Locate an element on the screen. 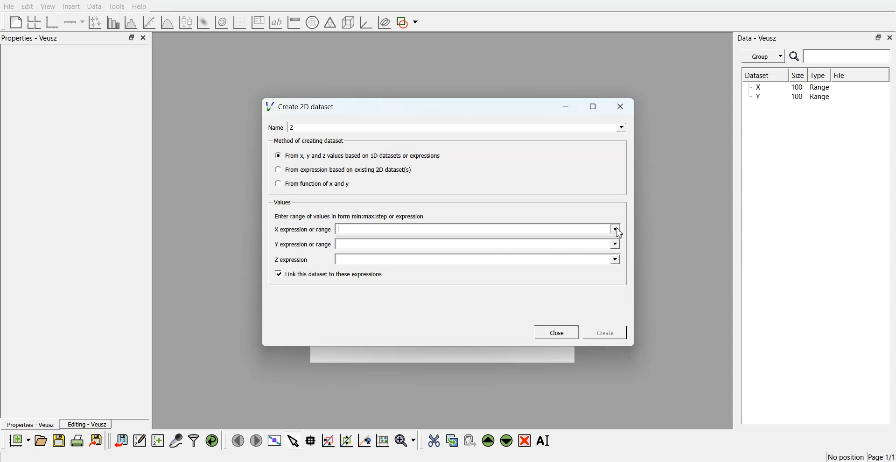 The height and width of the screenshot is (462, 896). Close is located at coordinates (144, 37).